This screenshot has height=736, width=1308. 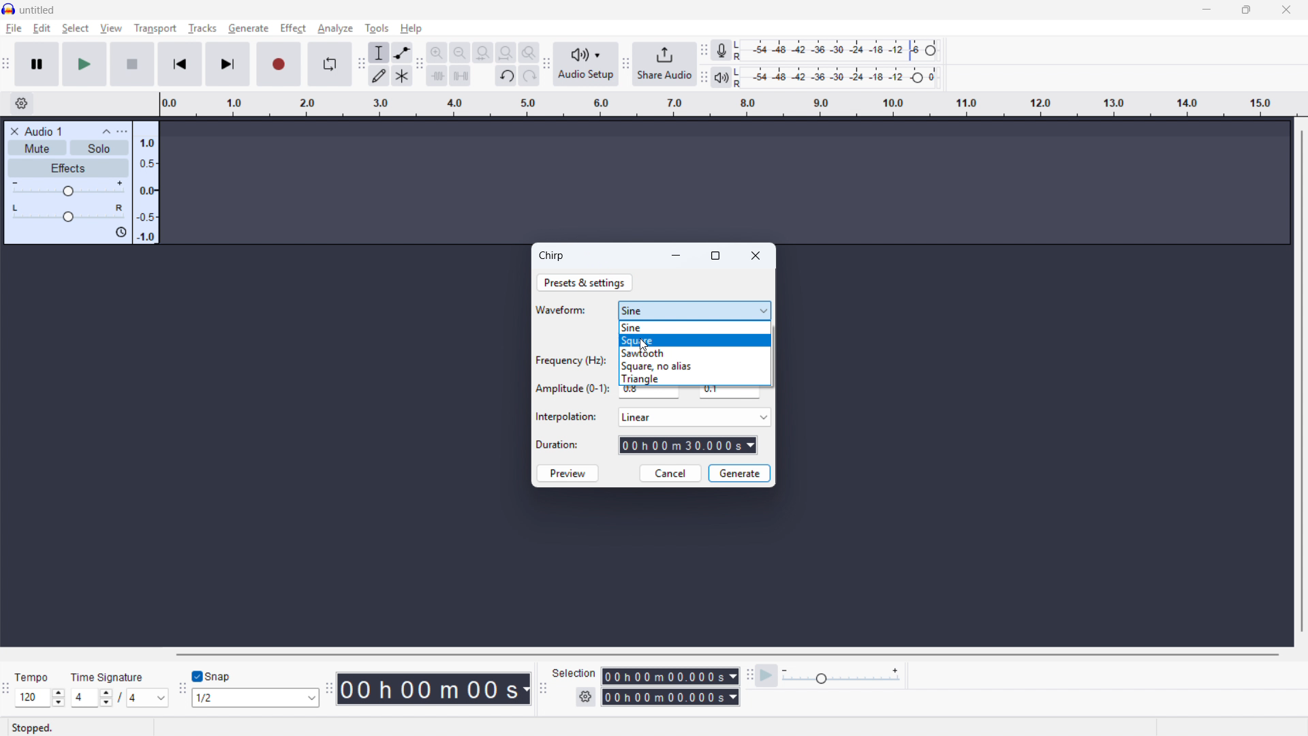 What do you see at coordinates (568, 473) in the screenshot?
I see `Preview ` at bounding box center [568, 473].